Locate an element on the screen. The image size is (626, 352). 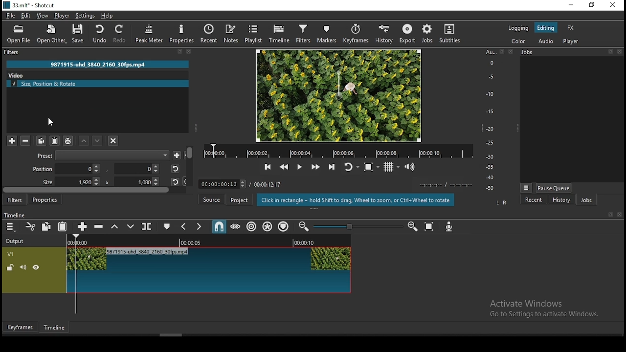
-15 is located at coordinates (491, 111).